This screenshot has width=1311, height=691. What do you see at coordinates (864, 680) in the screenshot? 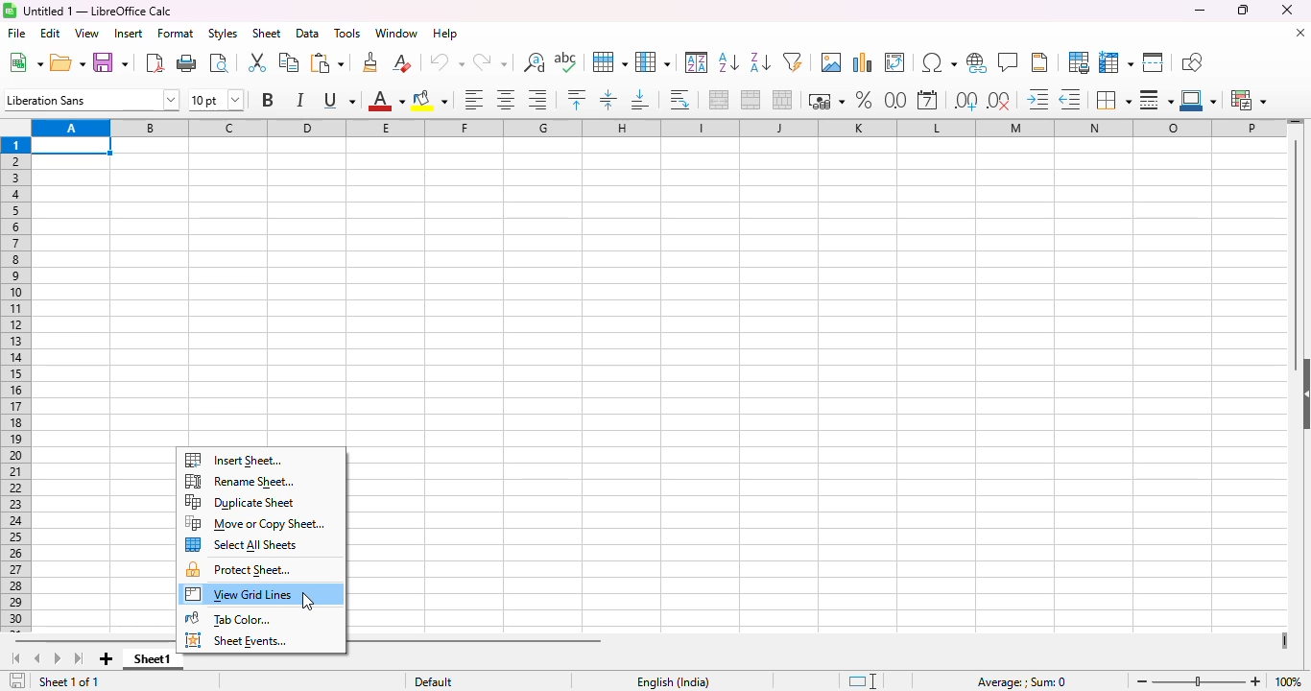
I see `standard selection` at bounding box center [864, 680].